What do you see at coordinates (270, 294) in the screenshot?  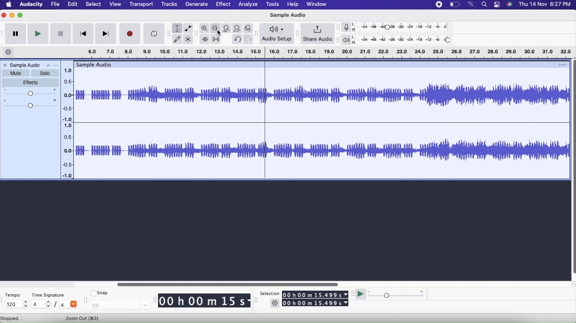 I see `Selection` at bounding box center [270, 294].